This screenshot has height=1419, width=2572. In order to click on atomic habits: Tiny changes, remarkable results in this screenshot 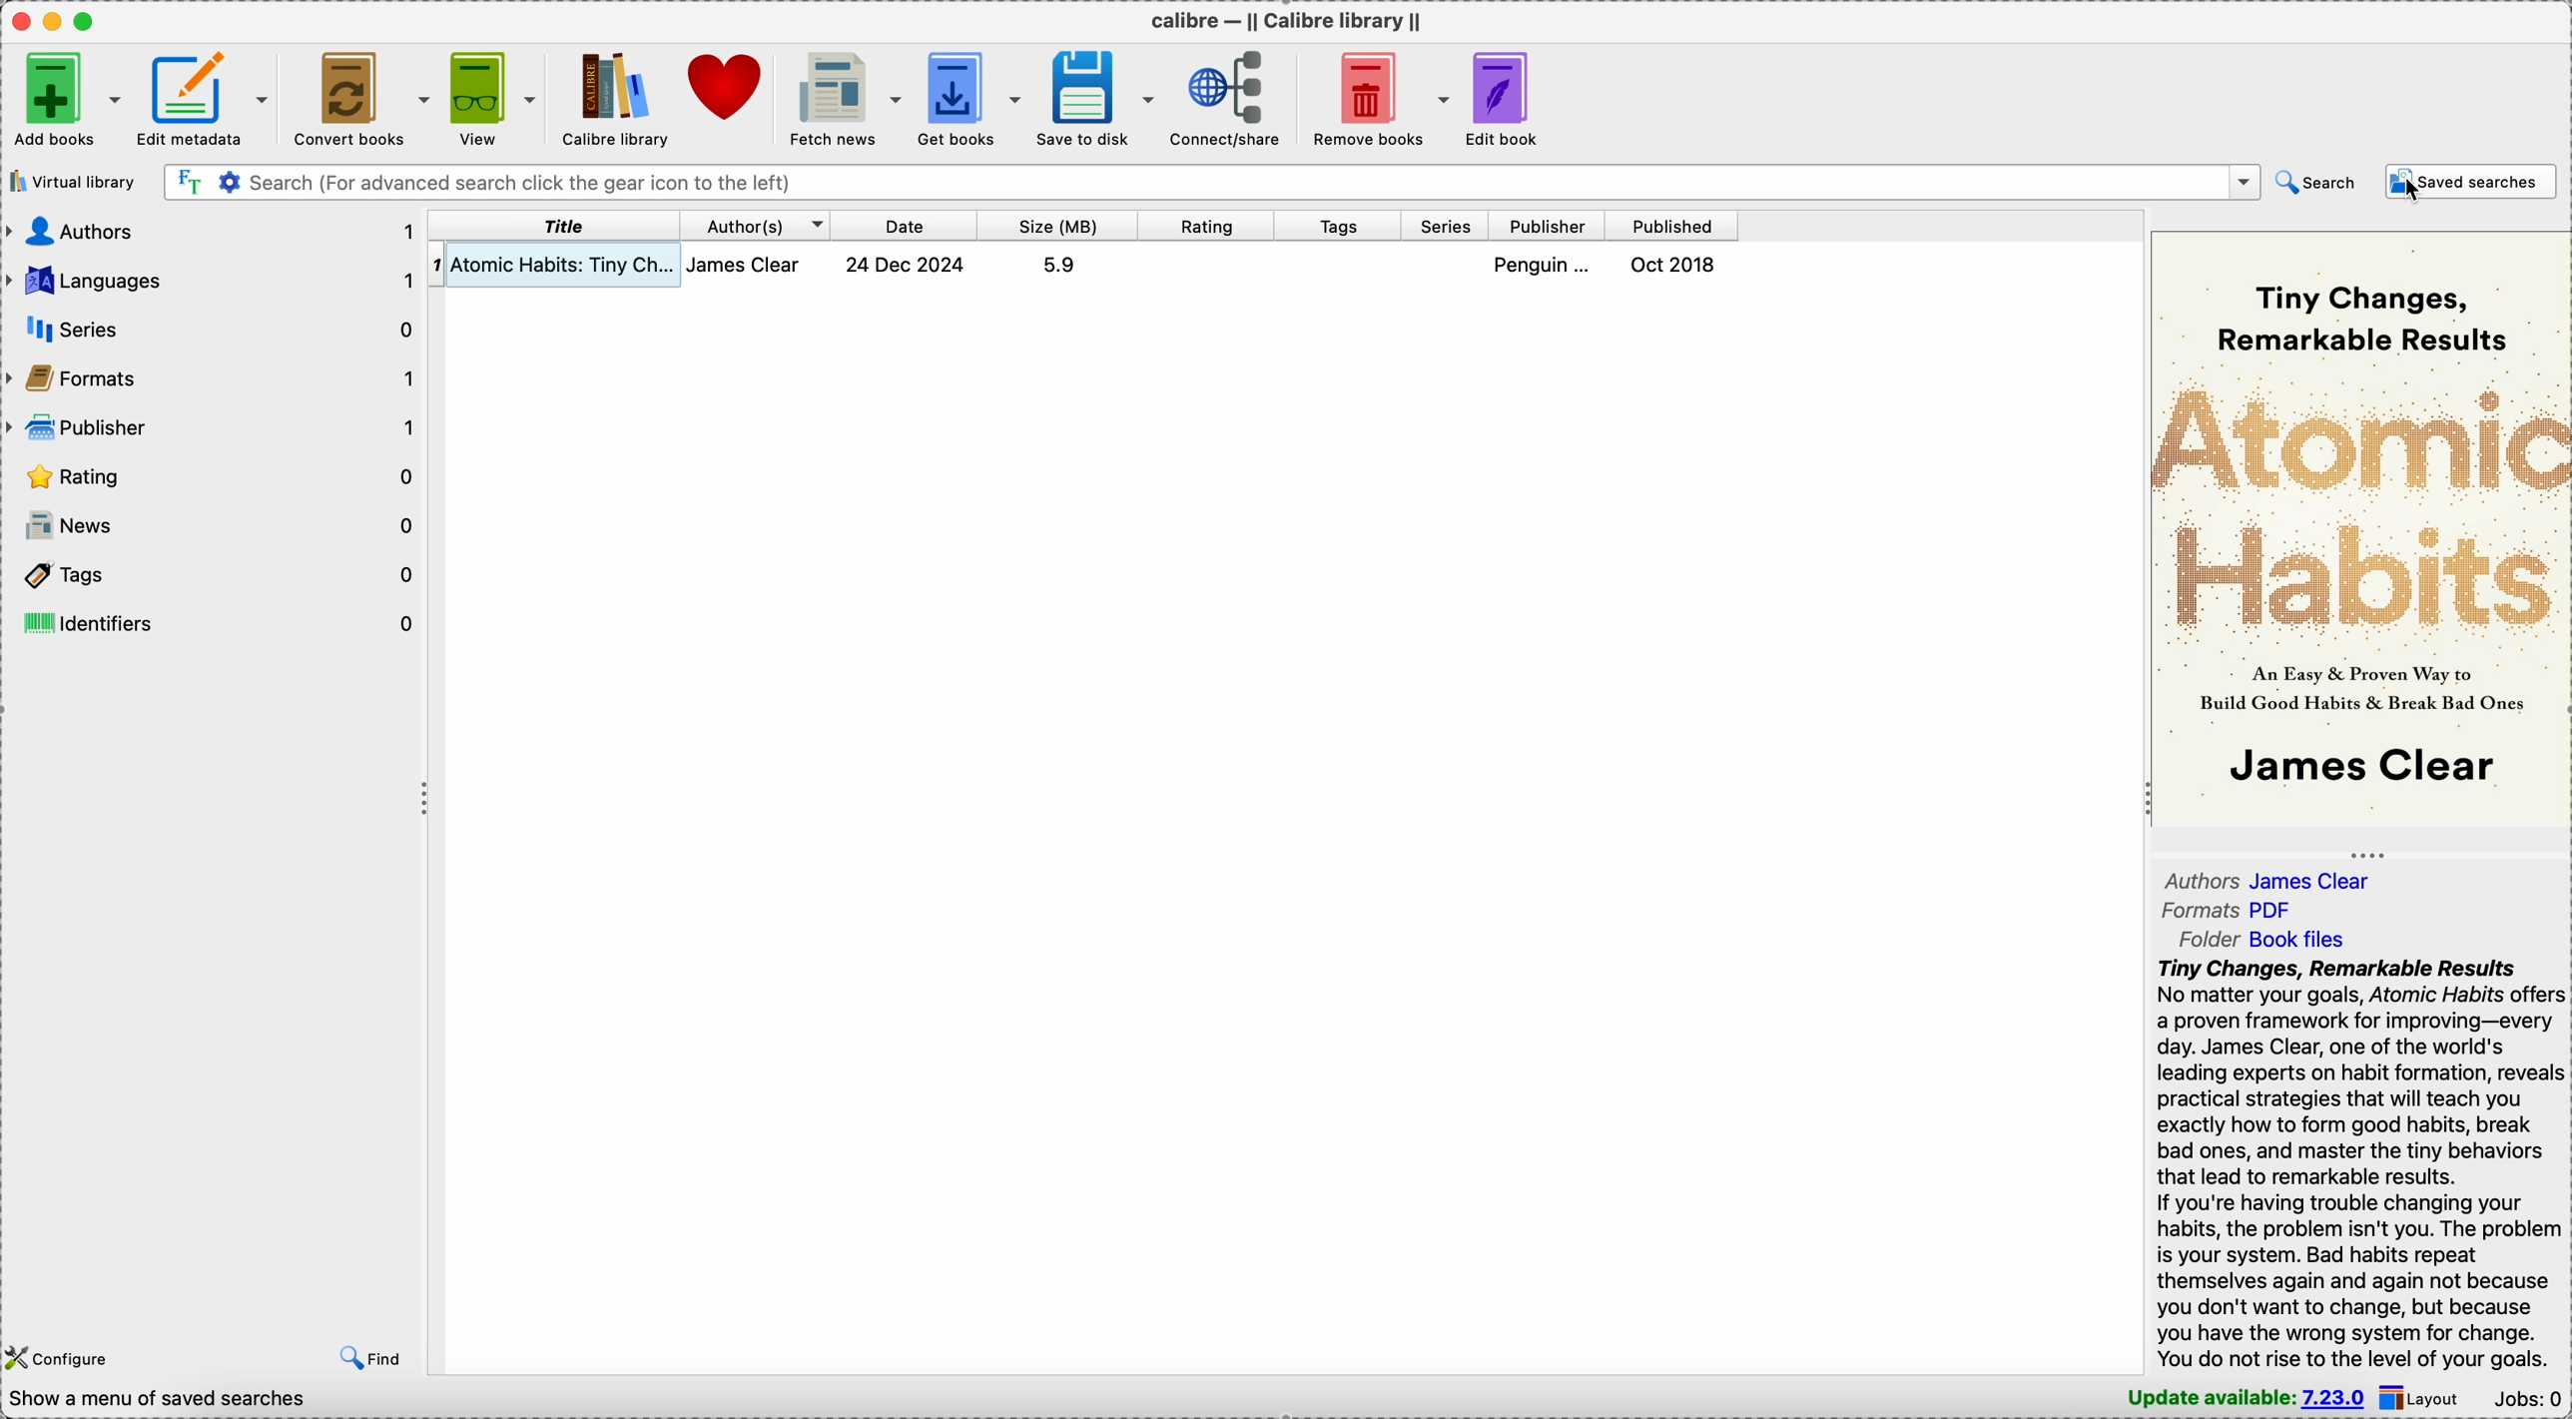, I will do `click(565, 266)`.